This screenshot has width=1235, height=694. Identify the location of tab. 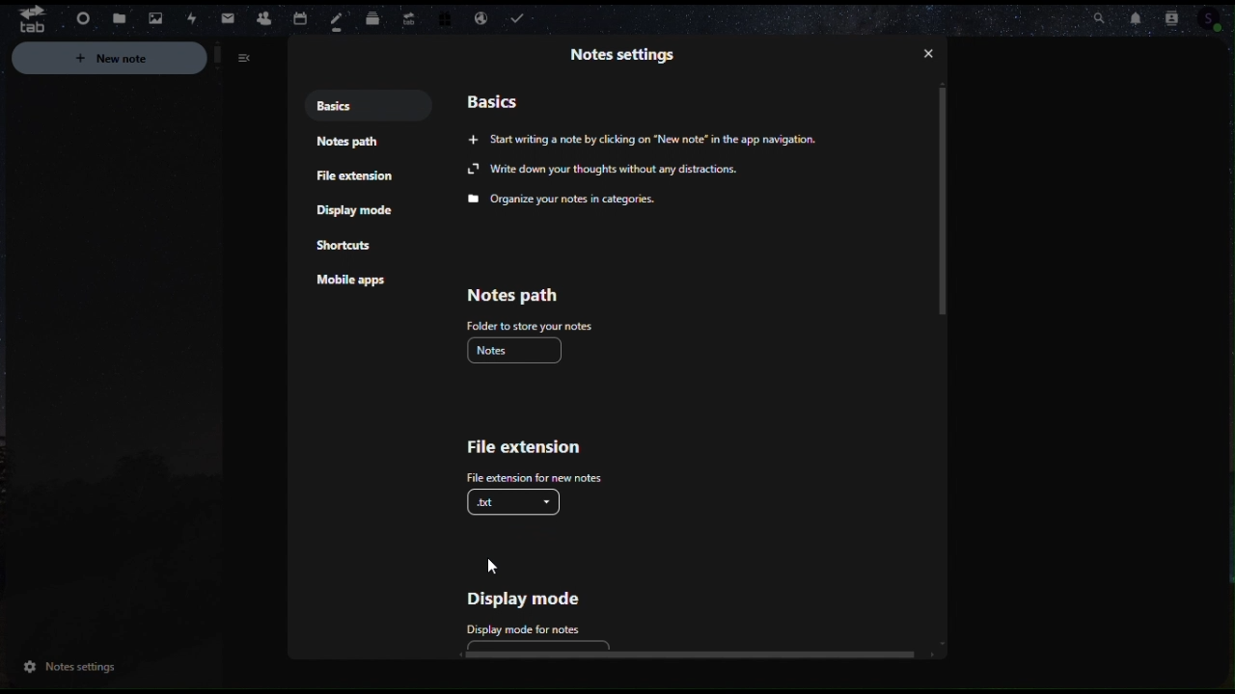
(25, 18).